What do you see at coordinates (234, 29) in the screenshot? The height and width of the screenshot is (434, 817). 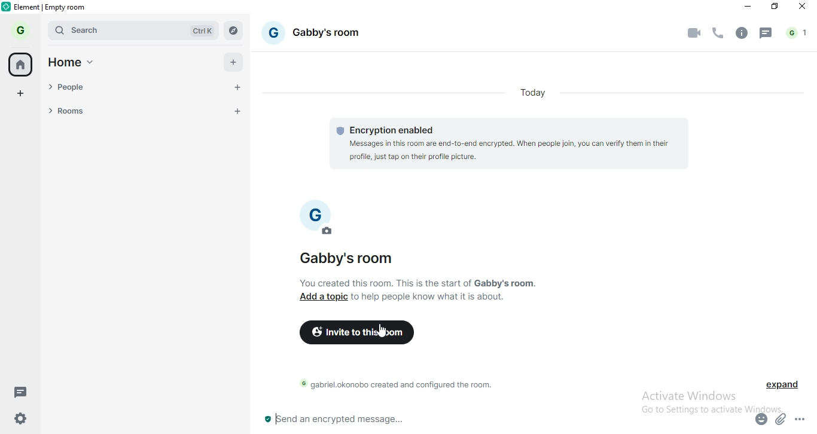 I see `Explore rooms` at bounding box center [234, 29].